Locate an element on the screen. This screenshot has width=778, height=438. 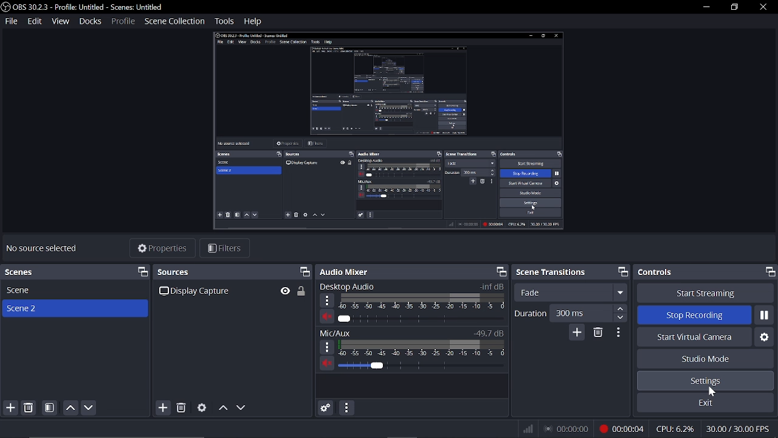
30.00/30.00 FPS is located at coordinates (740, 429).